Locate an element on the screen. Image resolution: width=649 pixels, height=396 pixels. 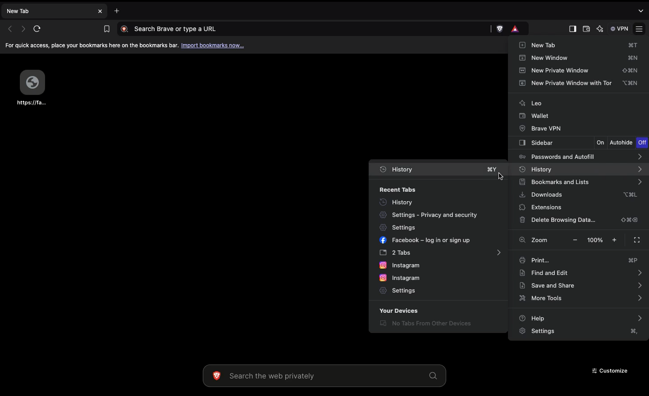
brave shield is located at coordinates (501, 29).